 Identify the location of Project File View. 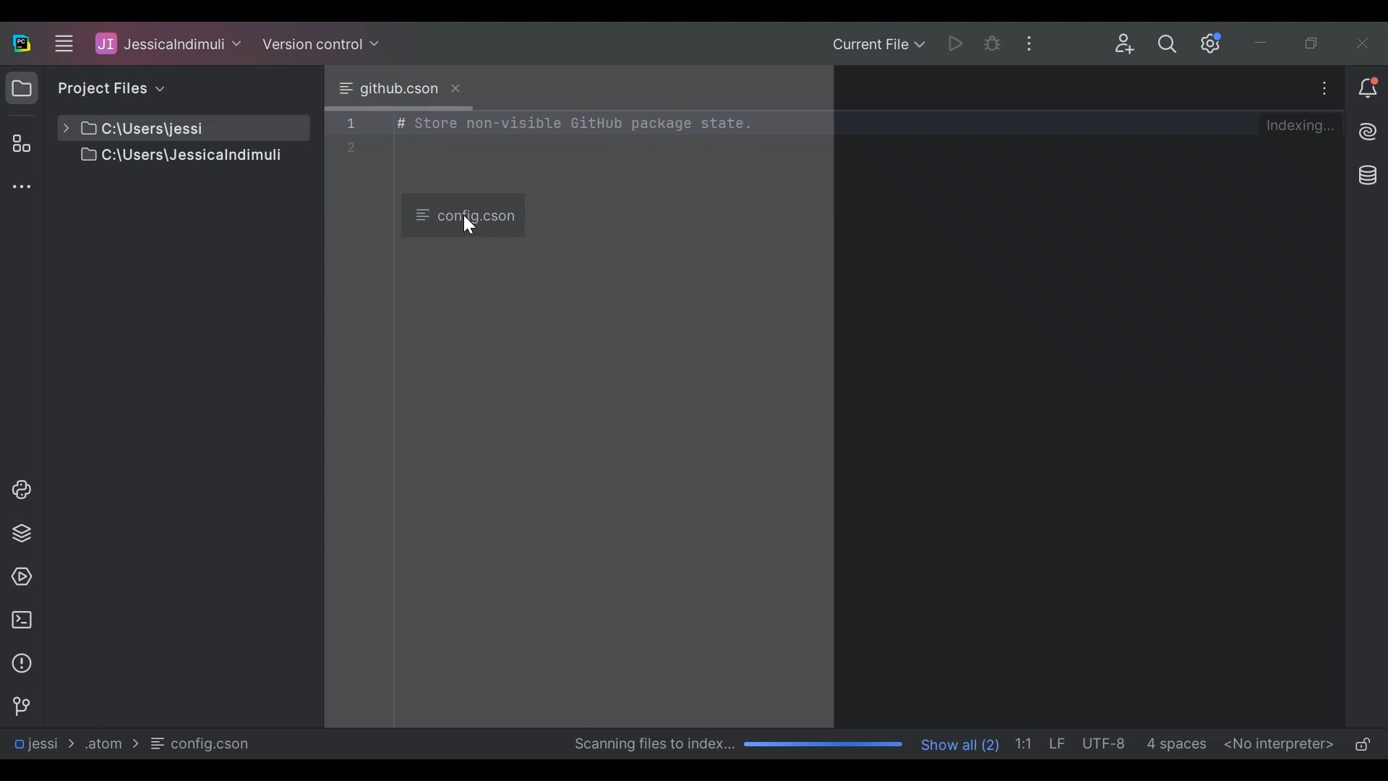
(108, 88).